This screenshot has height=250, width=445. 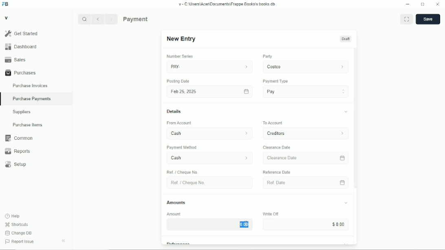 I want to click on Frappe Books logo, so click(x=5, y=4).